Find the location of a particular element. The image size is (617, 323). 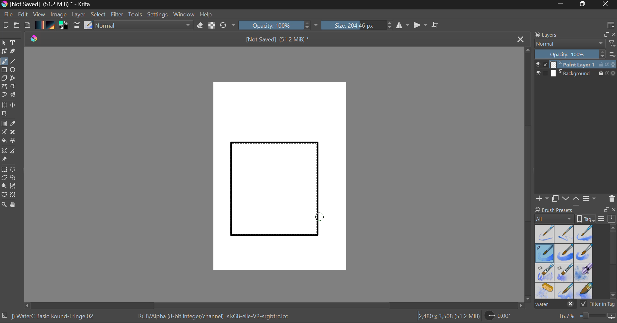

Water C - Spread is located at coordinates (565, 291).